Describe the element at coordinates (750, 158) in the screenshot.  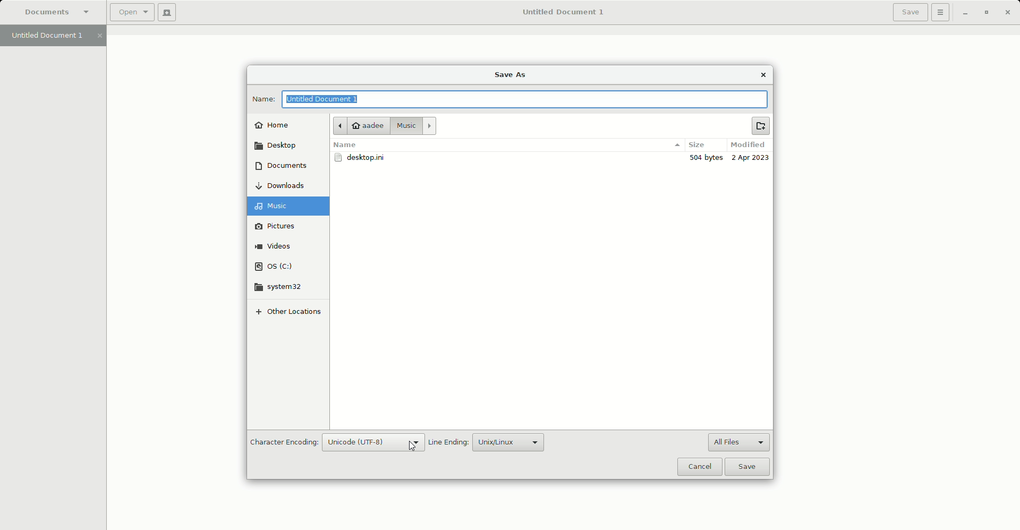
I see `2 Apr 2023` at that location.